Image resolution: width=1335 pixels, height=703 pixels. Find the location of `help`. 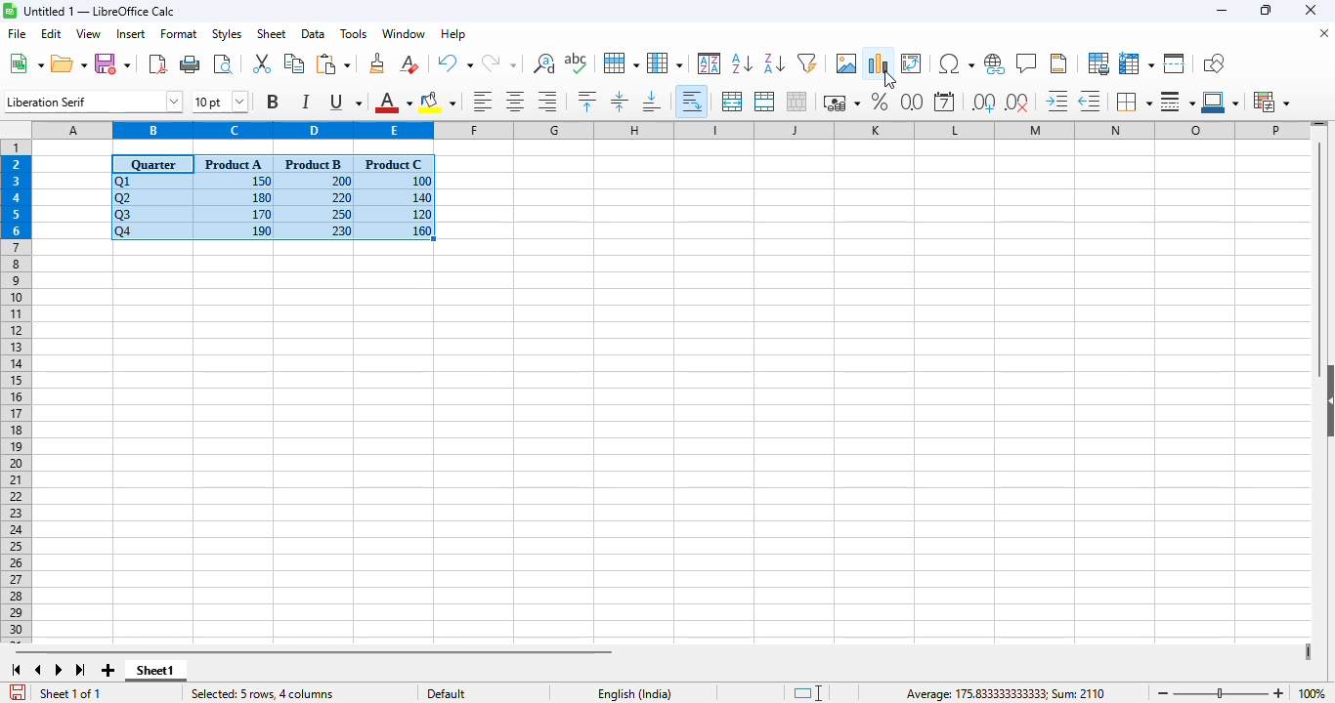

help is located at coordinates (453, 34).